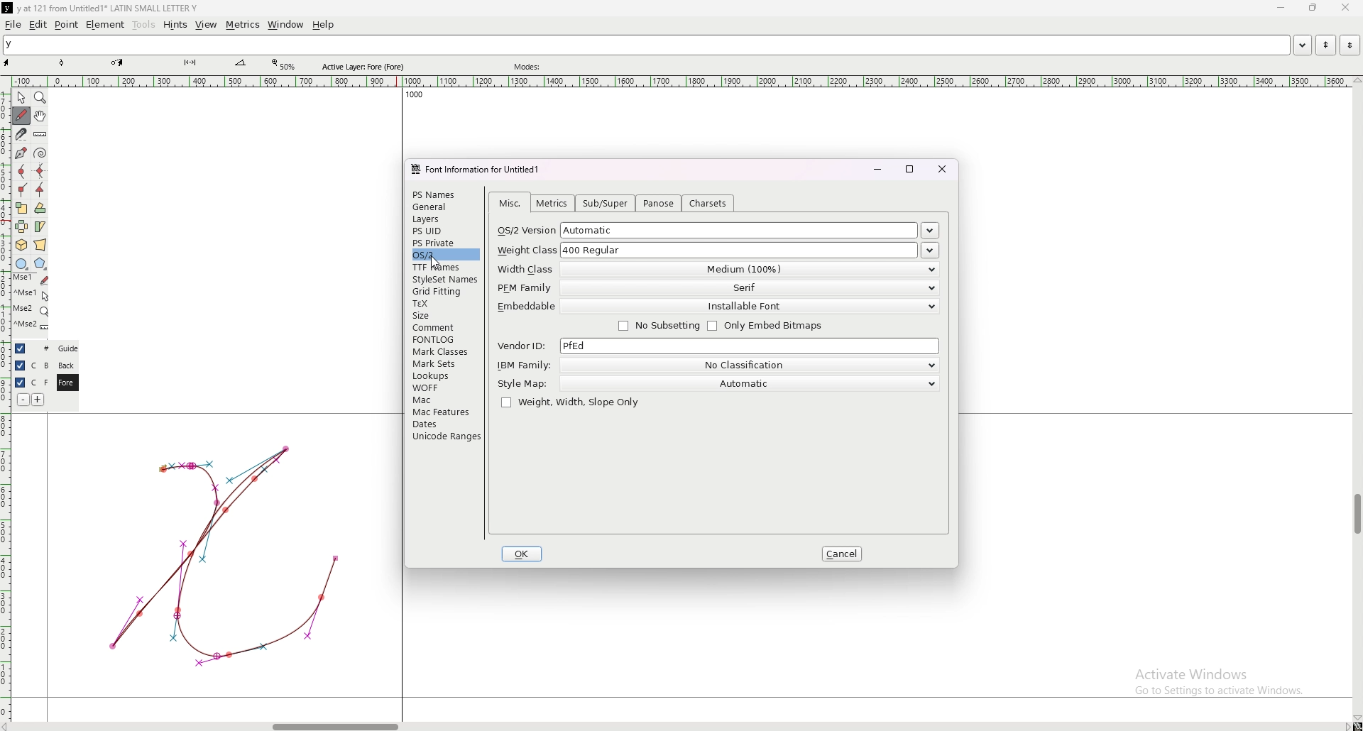 The width and height of the screenshot is (1363, 731). Describe the element at coordinates (31, 326) in the screenshot. I see `mse 2` at that location.